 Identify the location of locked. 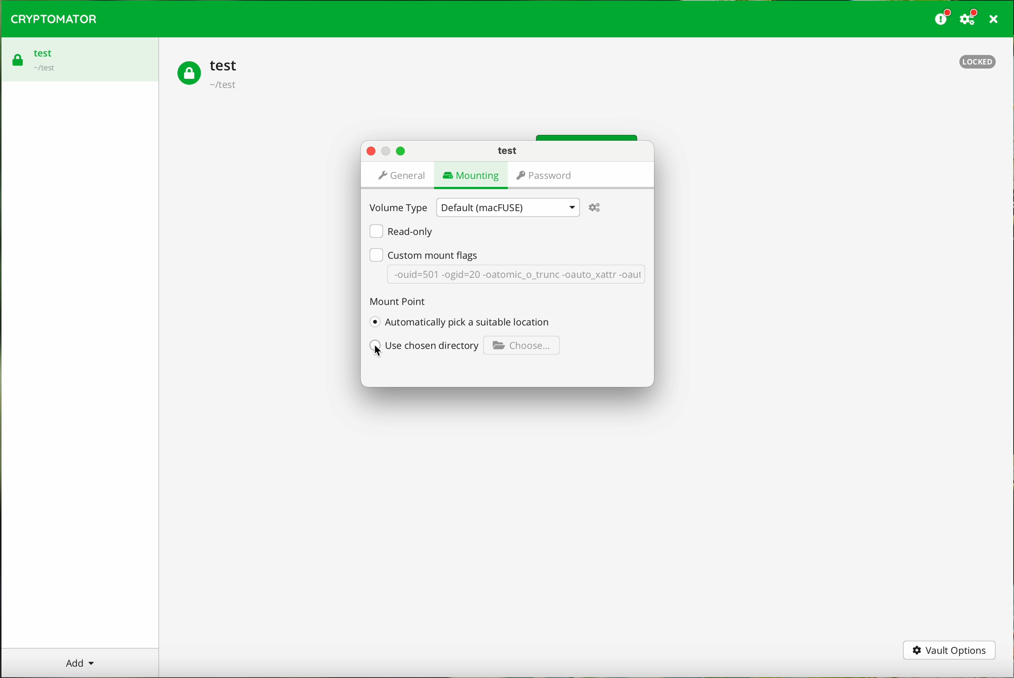
(979, 62).